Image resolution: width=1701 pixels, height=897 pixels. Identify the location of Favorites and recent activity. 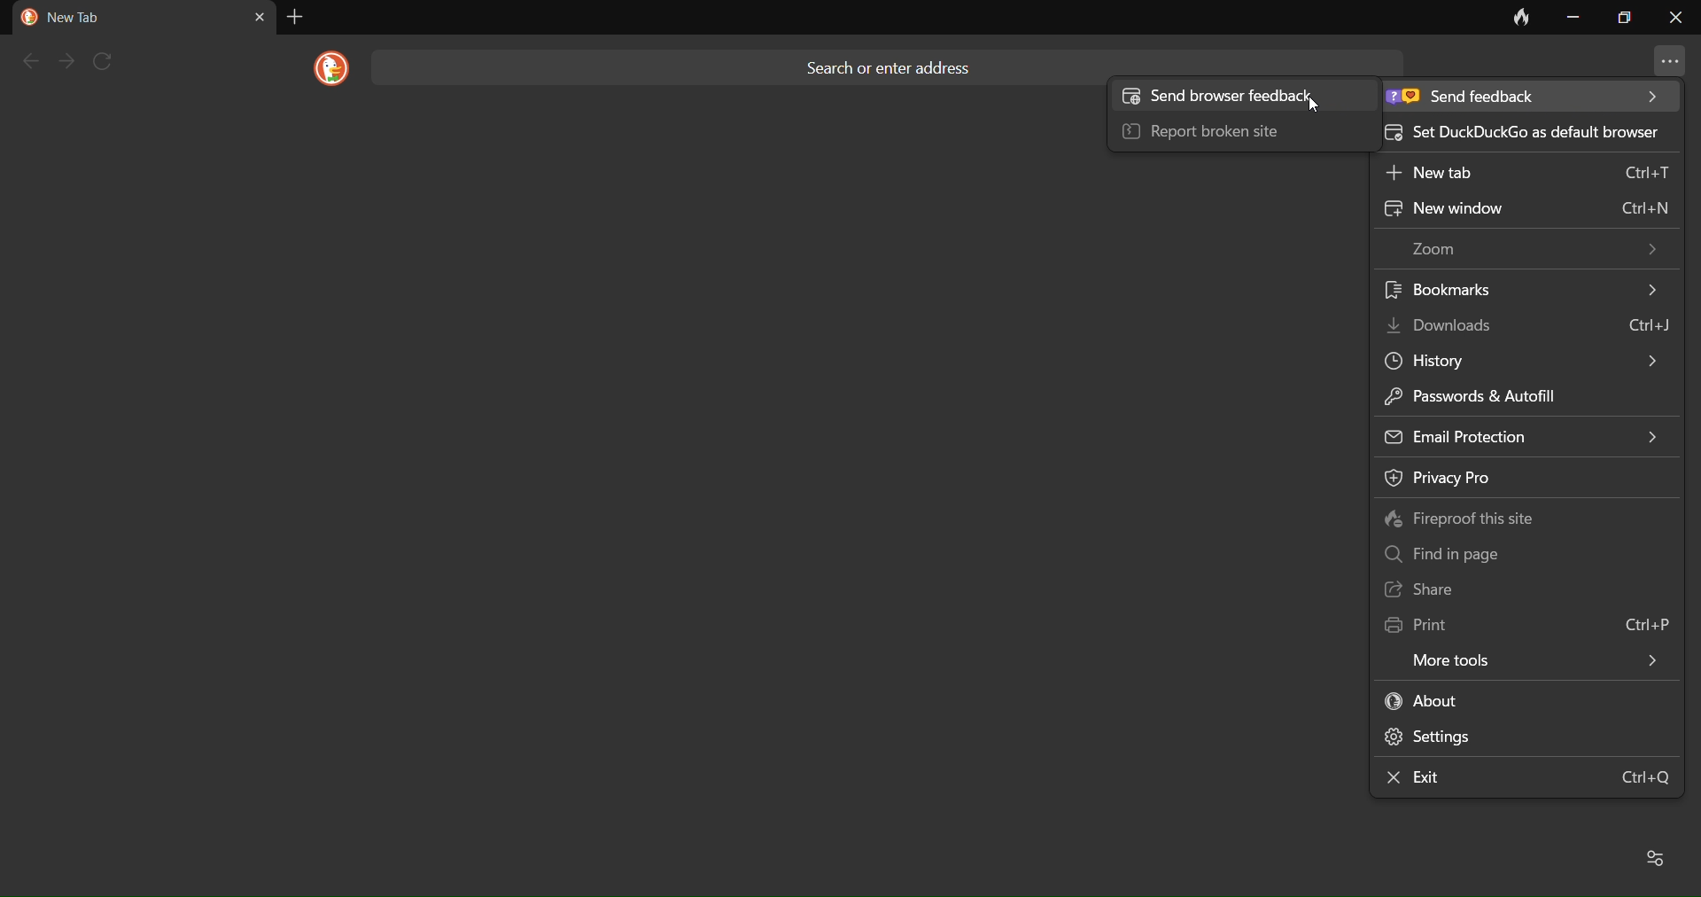
(1658, 856).